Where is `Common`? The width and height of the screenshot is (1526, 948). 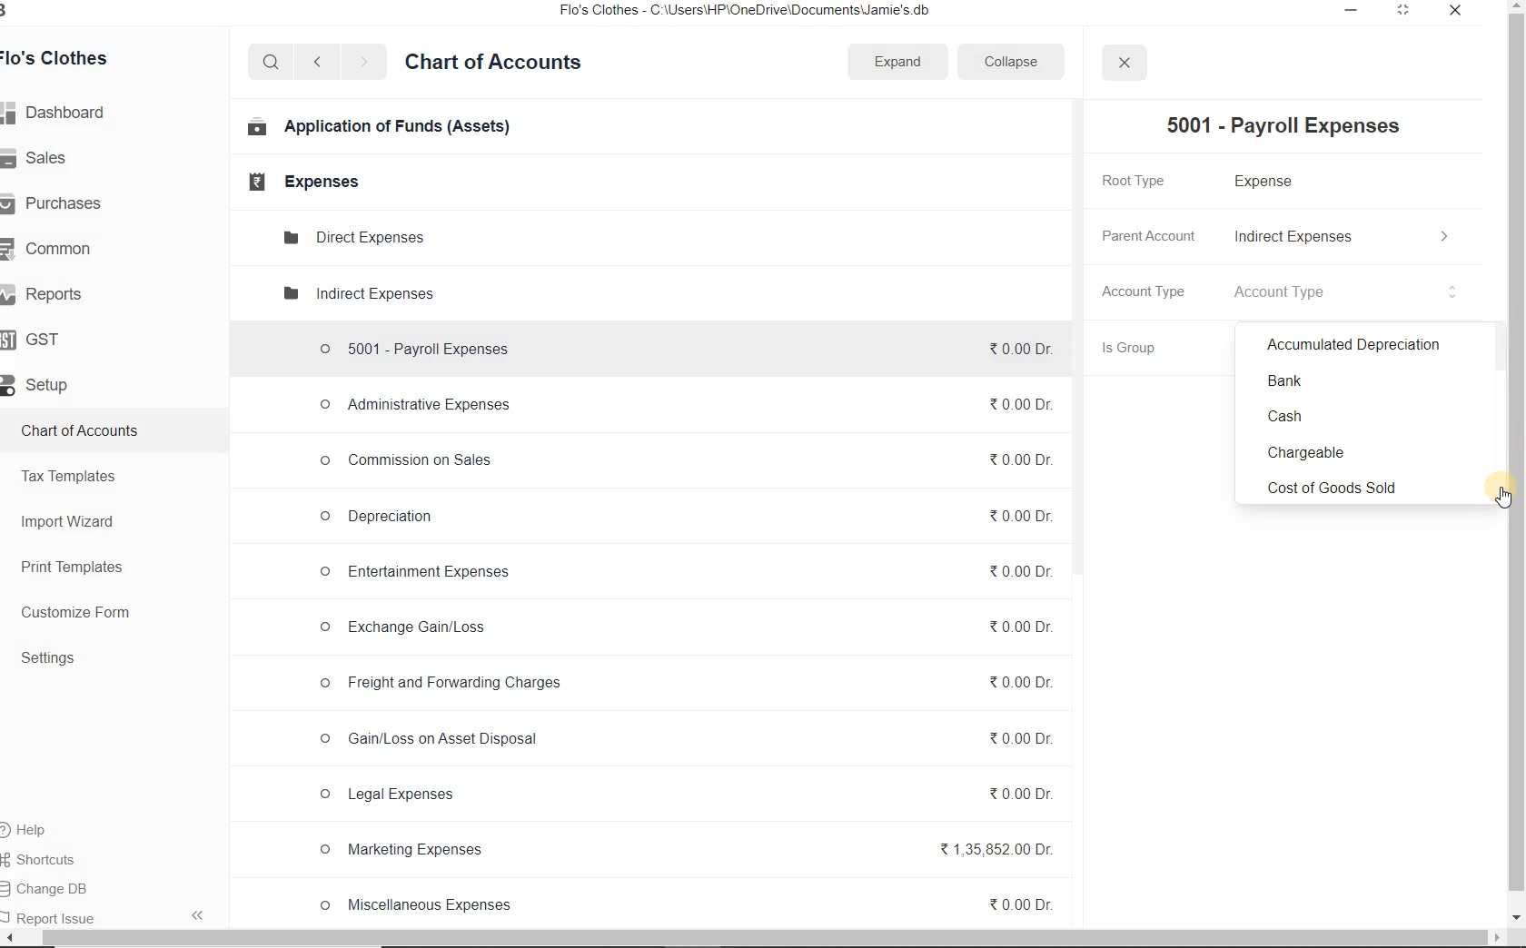
Common is located at coordinates (60, 249).